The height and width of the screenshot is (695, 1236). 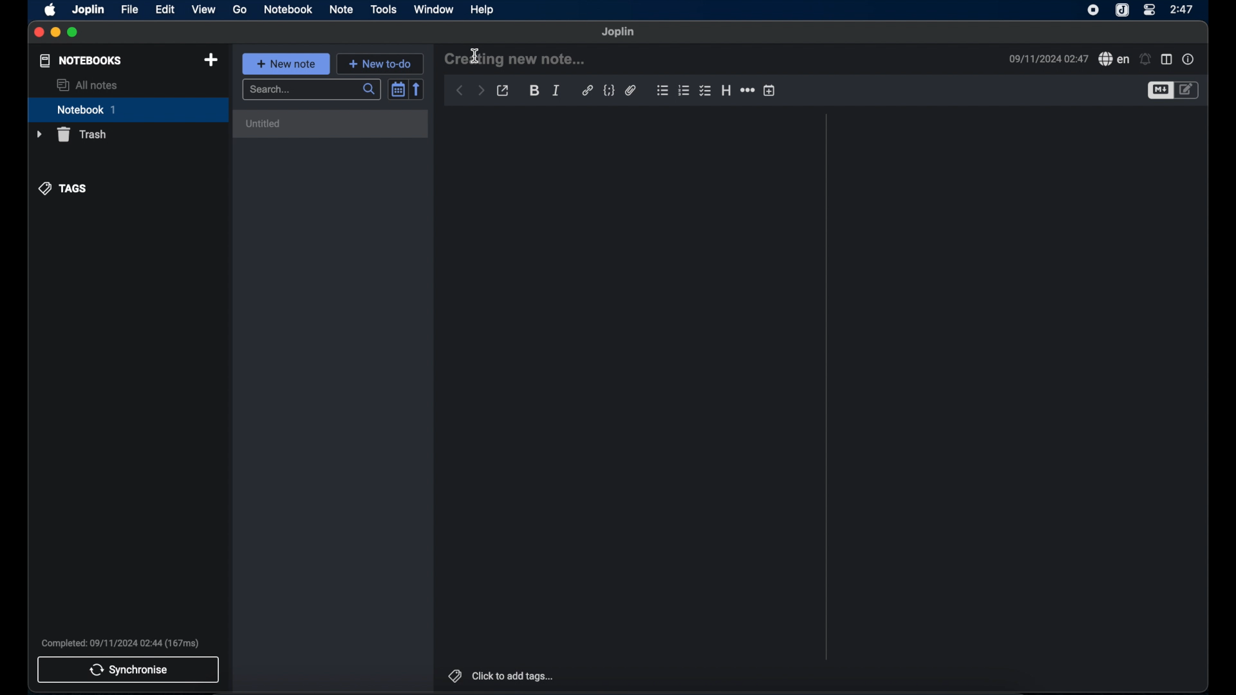 What do you see at coordinates (240, 10) in the screenshot?
I see `go` at bounding box center [240, 10].